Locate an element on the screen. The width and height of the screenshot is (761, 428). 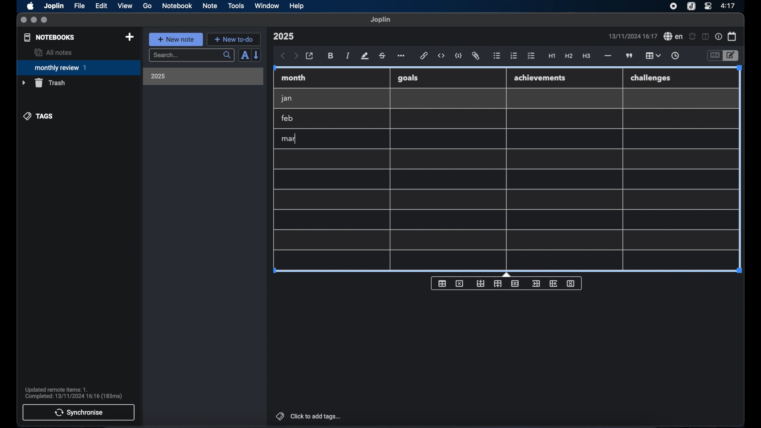
jan is located at coordinates (287, 99).